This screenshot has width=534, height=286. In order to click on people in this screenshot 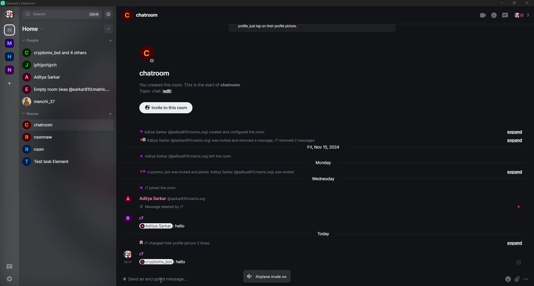, I will do `click(66, 89)`.